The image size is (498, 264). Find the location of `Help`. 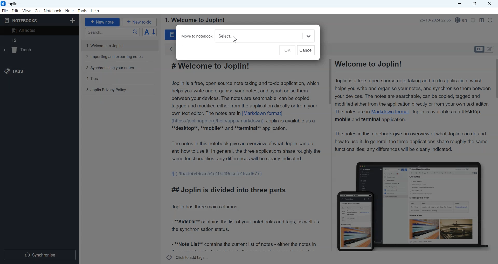

Help is located at coordinates (95, 11).